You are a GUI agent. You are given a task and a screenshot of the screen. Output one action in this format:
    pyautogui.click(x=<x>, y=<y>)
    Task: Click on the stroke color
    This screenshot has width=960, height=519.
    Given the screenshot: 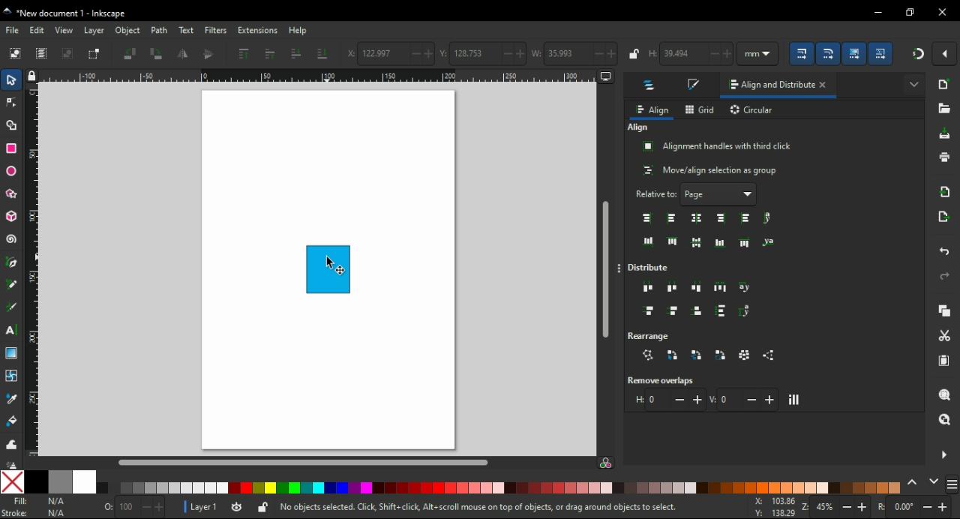 What is the action you would take?
    pyautogui.click(x=34, y=513)
    